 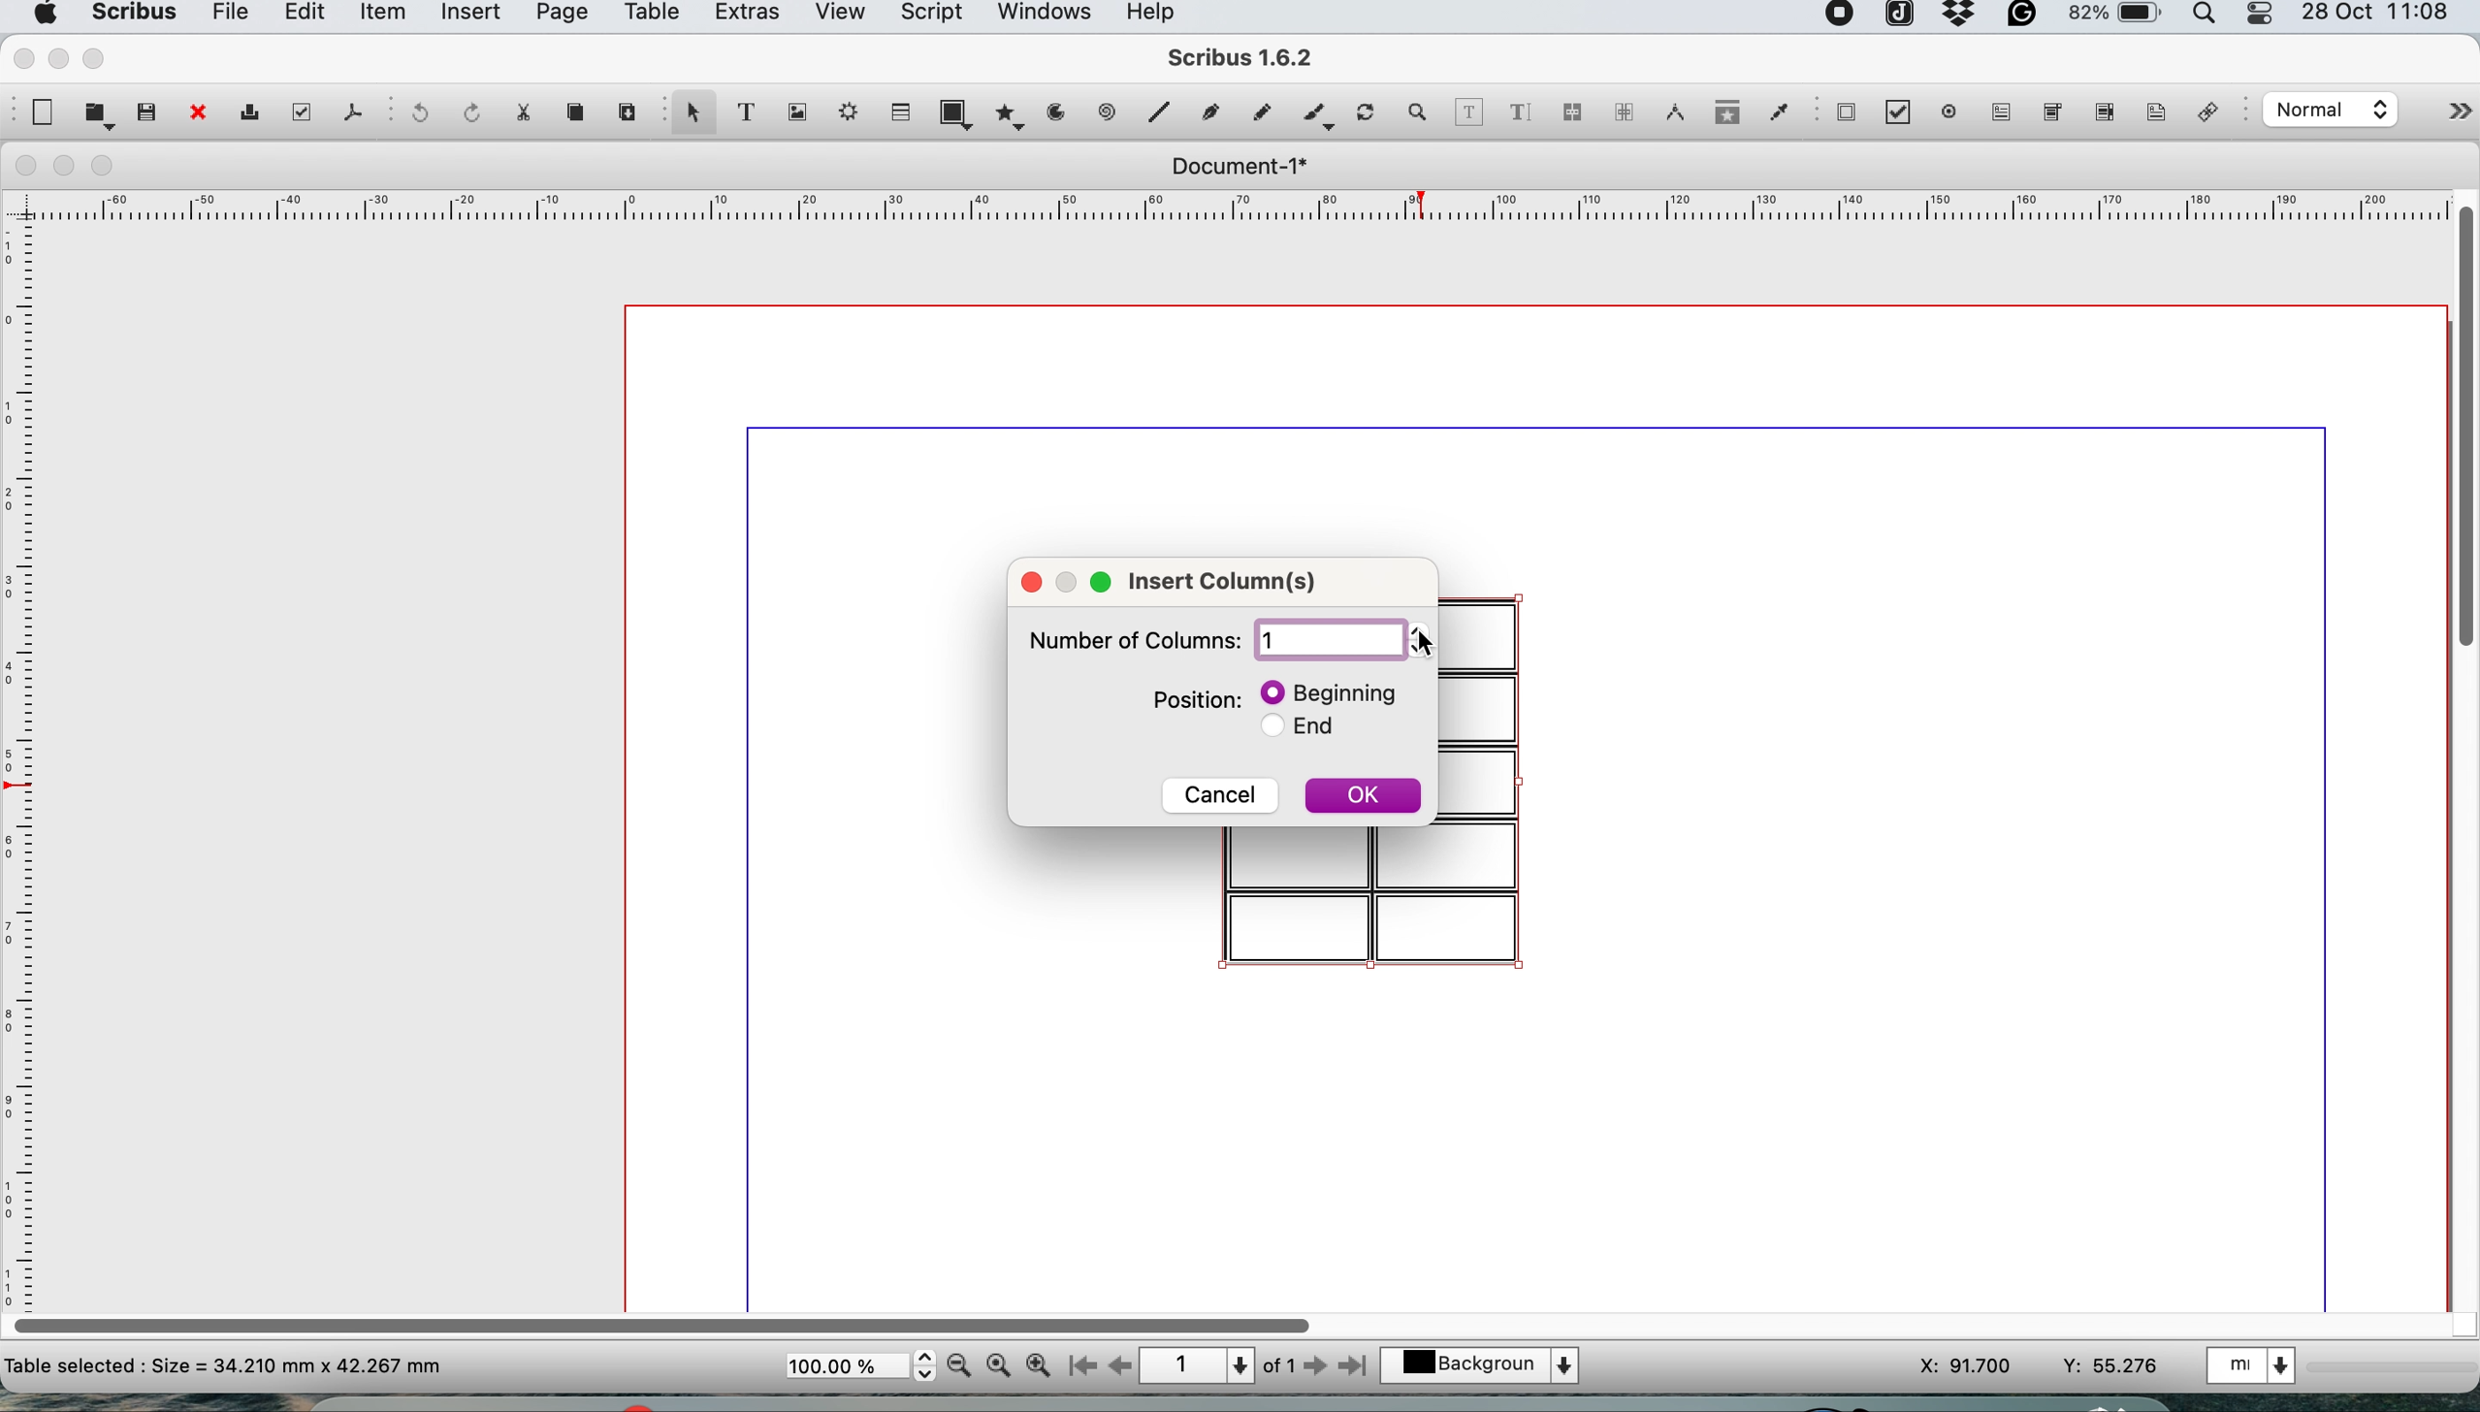 I want to click on eyedropper, so click(x=1778, y=115).